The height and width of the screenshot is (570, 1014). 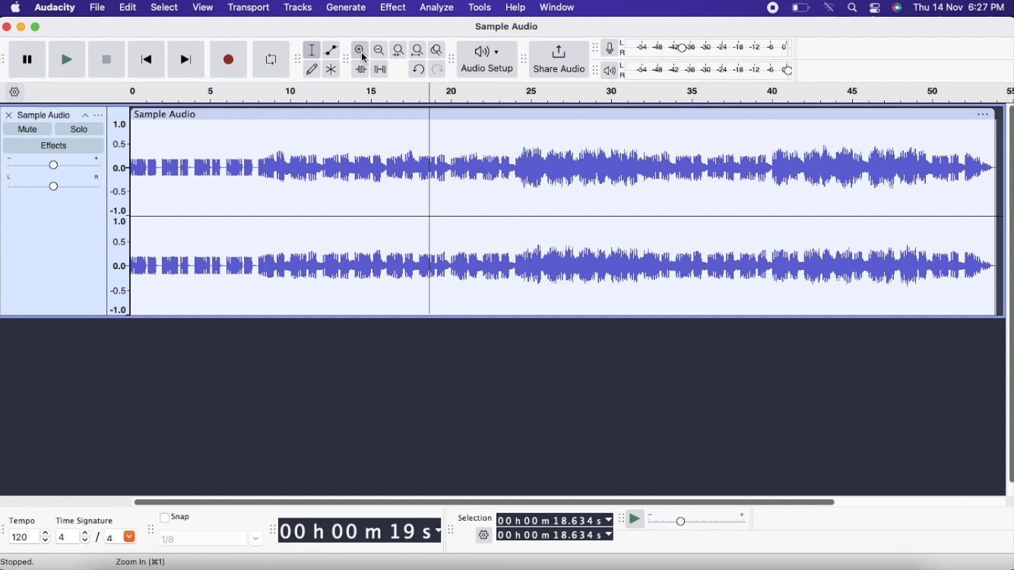 I want to click on Pan: Center, so click(x=54, y=184).